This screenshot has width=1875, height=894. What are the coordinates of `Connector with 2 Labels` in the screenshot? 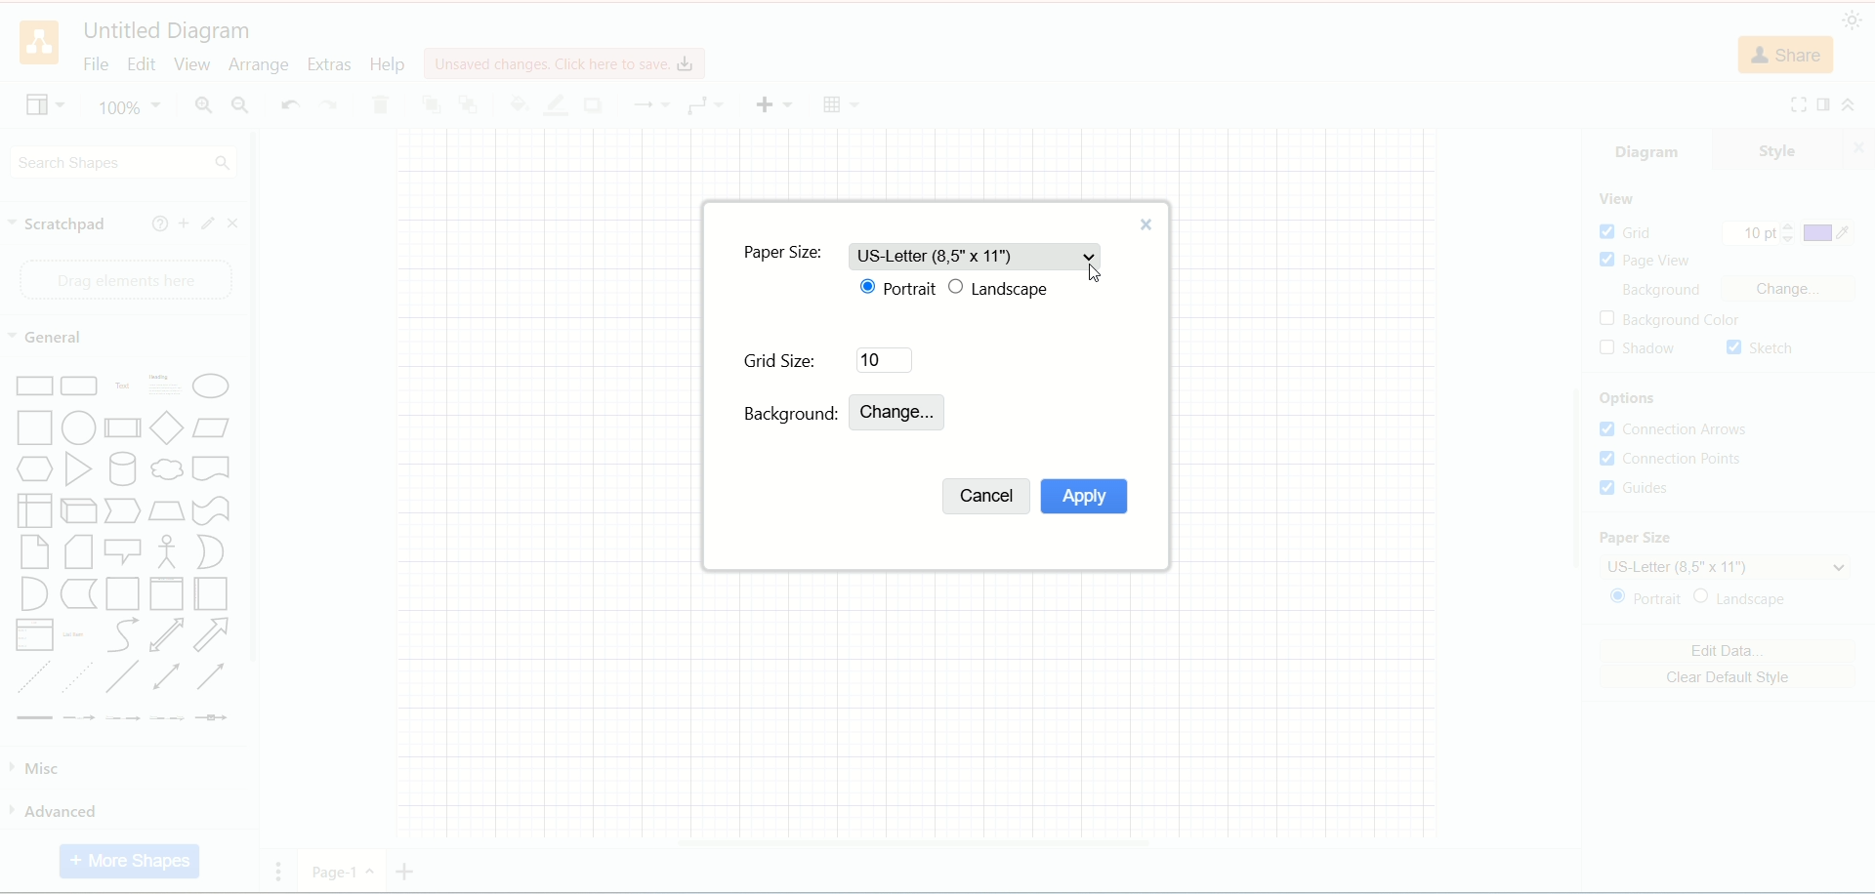 It's located at (124, 719).